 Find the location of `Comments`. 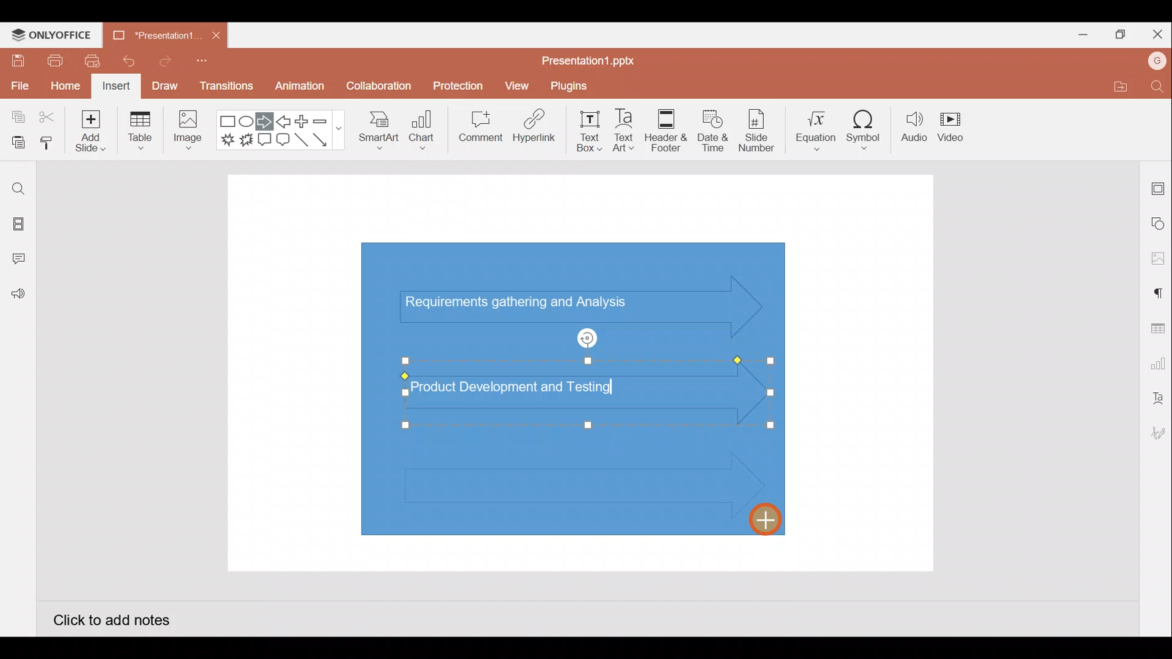

Comments is located at coordinates (21, 260).